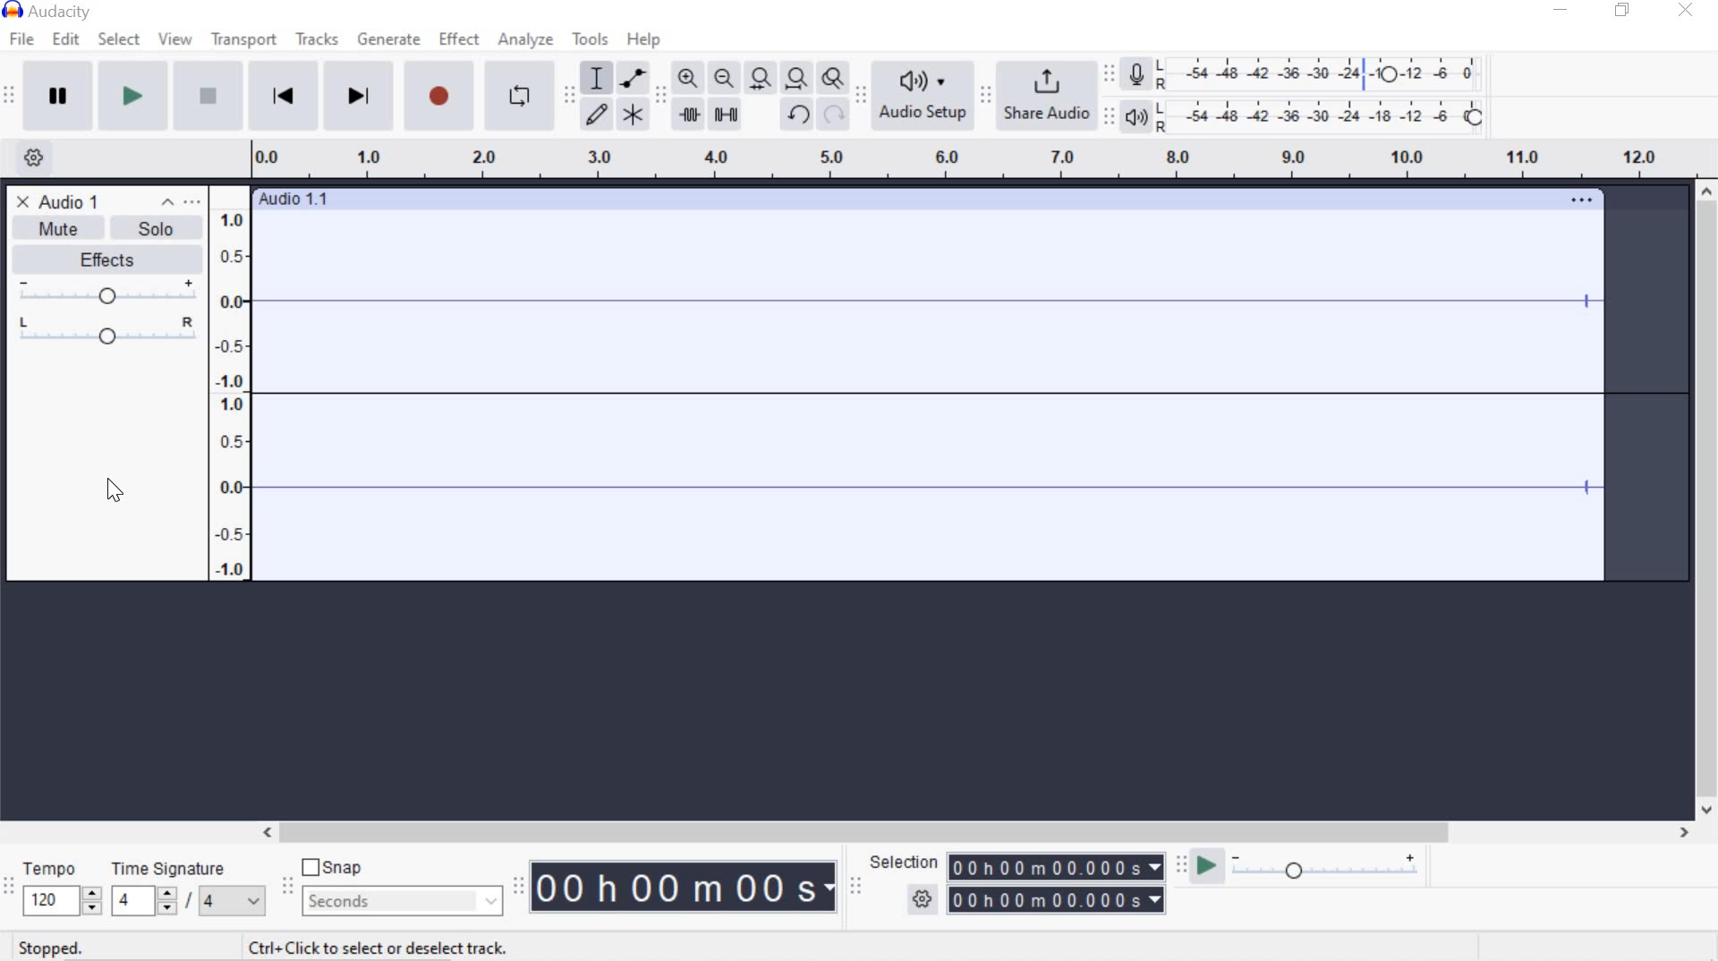 The width and height of the screenshot is (1718, 961). Describe the element at coordinates (1328, 116) in the screenshot. I see `Playback level` at that location.